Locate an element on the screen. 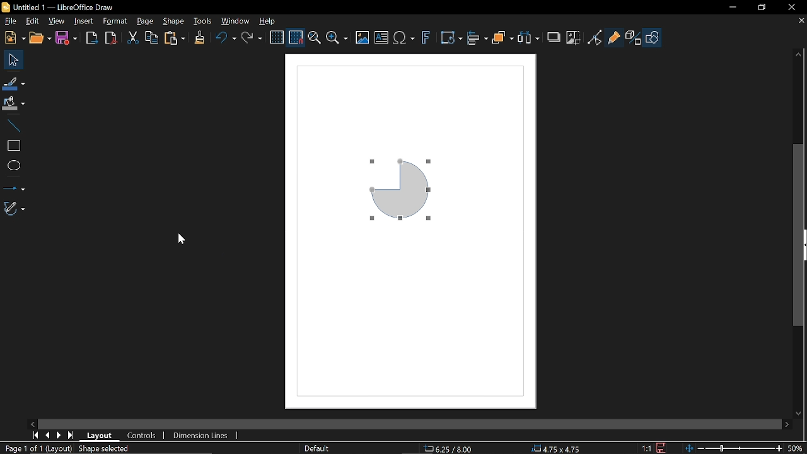  open is located at coordinates (40, 38).